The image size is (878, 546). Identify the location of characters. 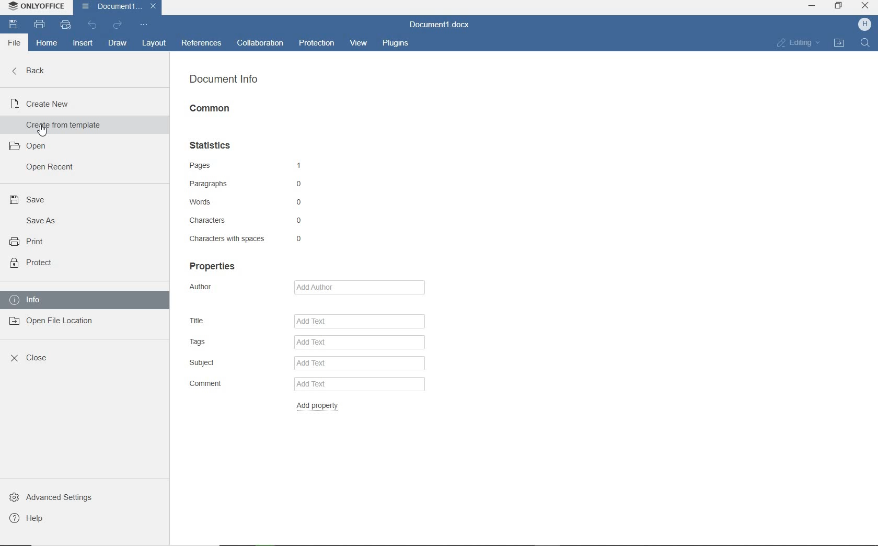
(249, 220).